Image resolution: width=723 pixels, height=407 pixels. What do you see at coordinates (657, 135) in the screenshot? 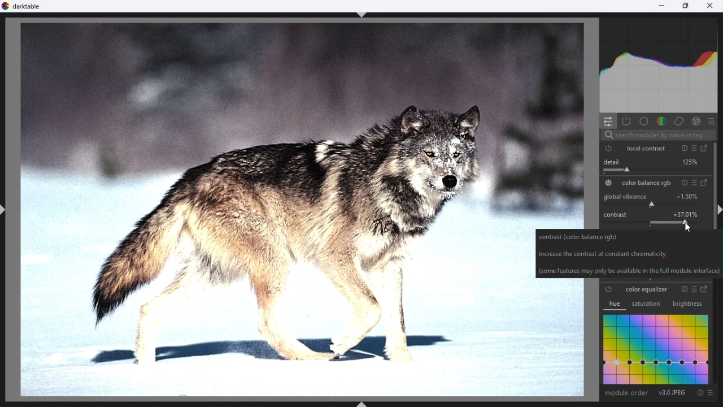
I see `search modules by name or tag` at bounding box center [657, 135].